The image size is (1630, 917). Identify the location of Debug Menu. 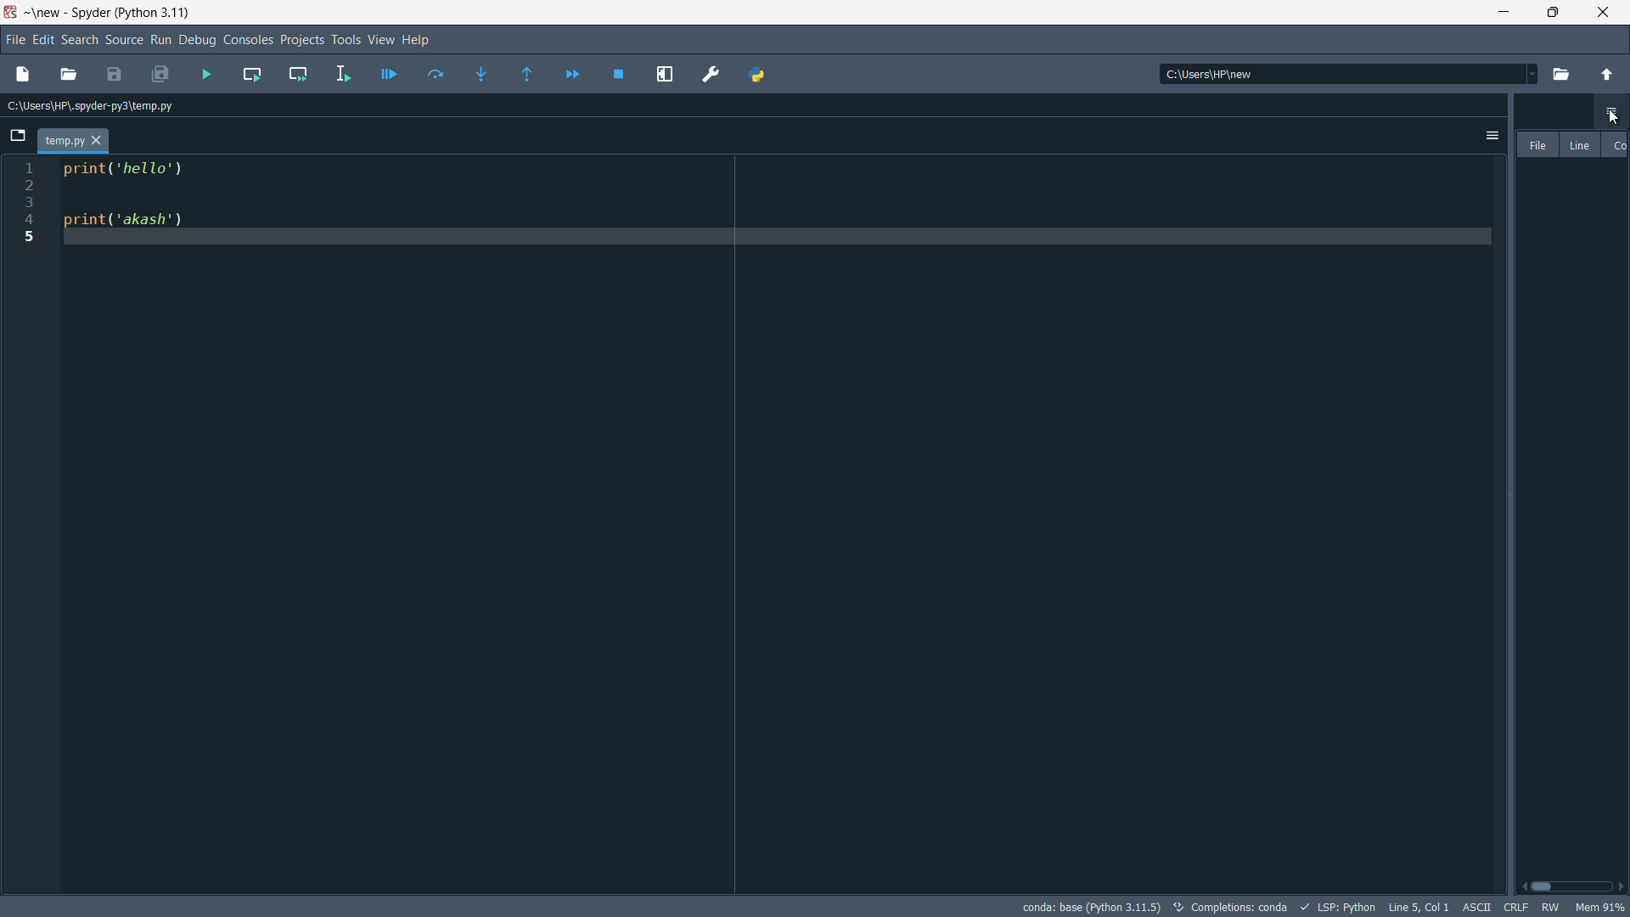
(196, 40).